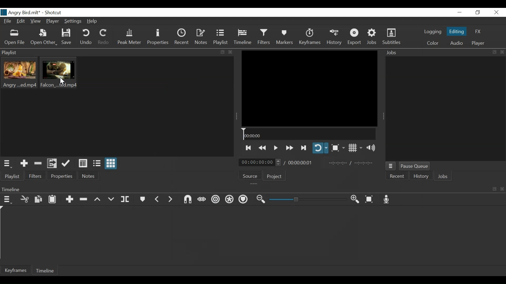 This screenshot has width=506, height=284. Describe the element at coordinates (188, 200) in the screenshot. I see `Snap ` at that location.